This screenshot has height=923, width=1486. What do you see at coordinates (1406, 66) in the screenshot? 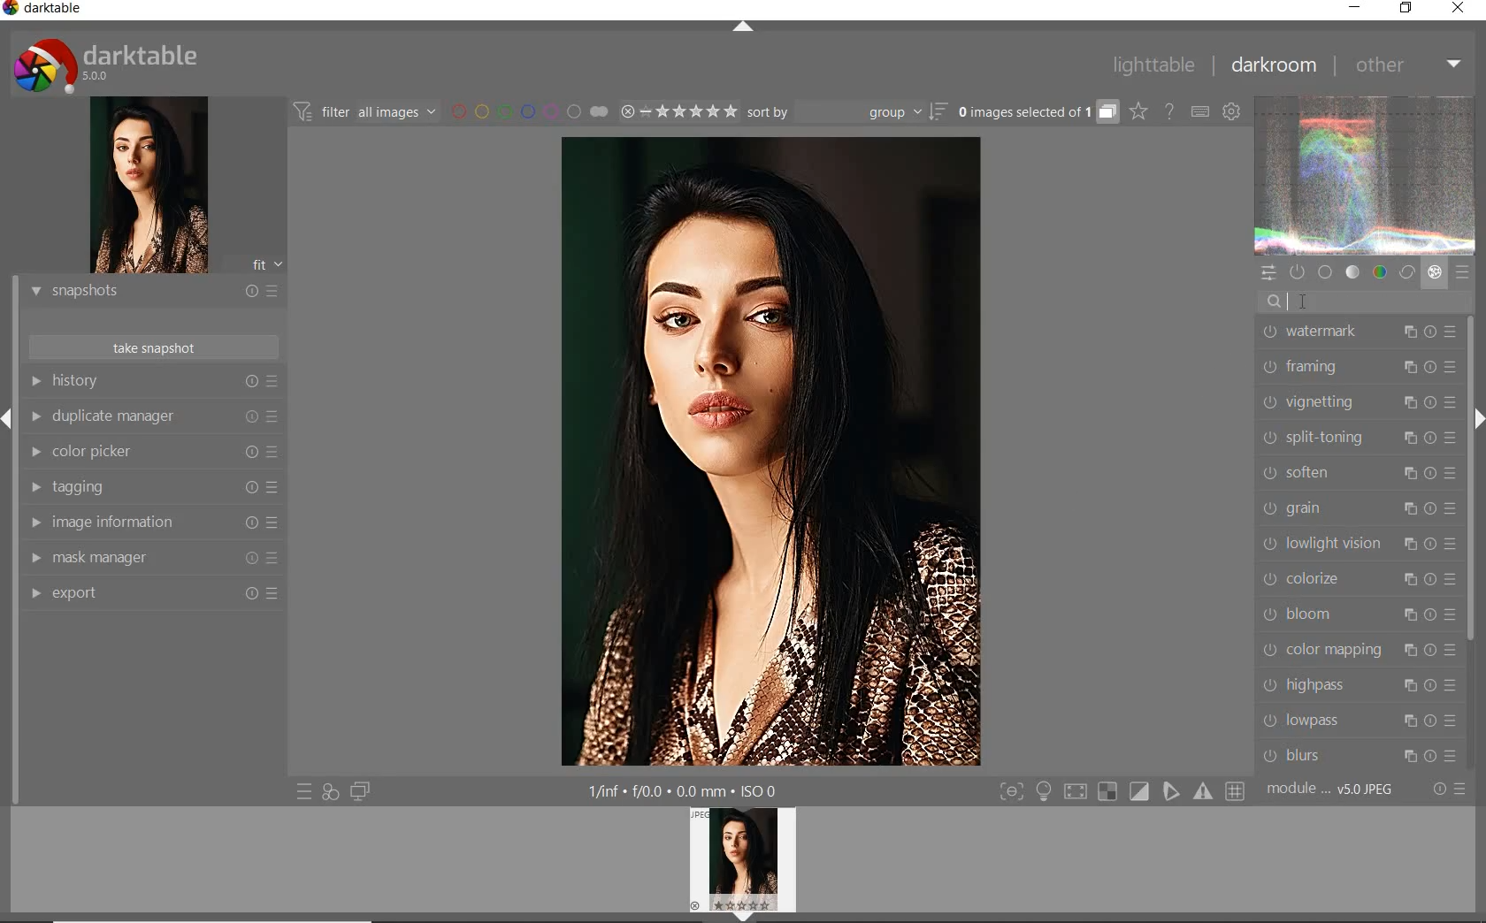
I see `OTHER` at bounding box center [1406, 66].